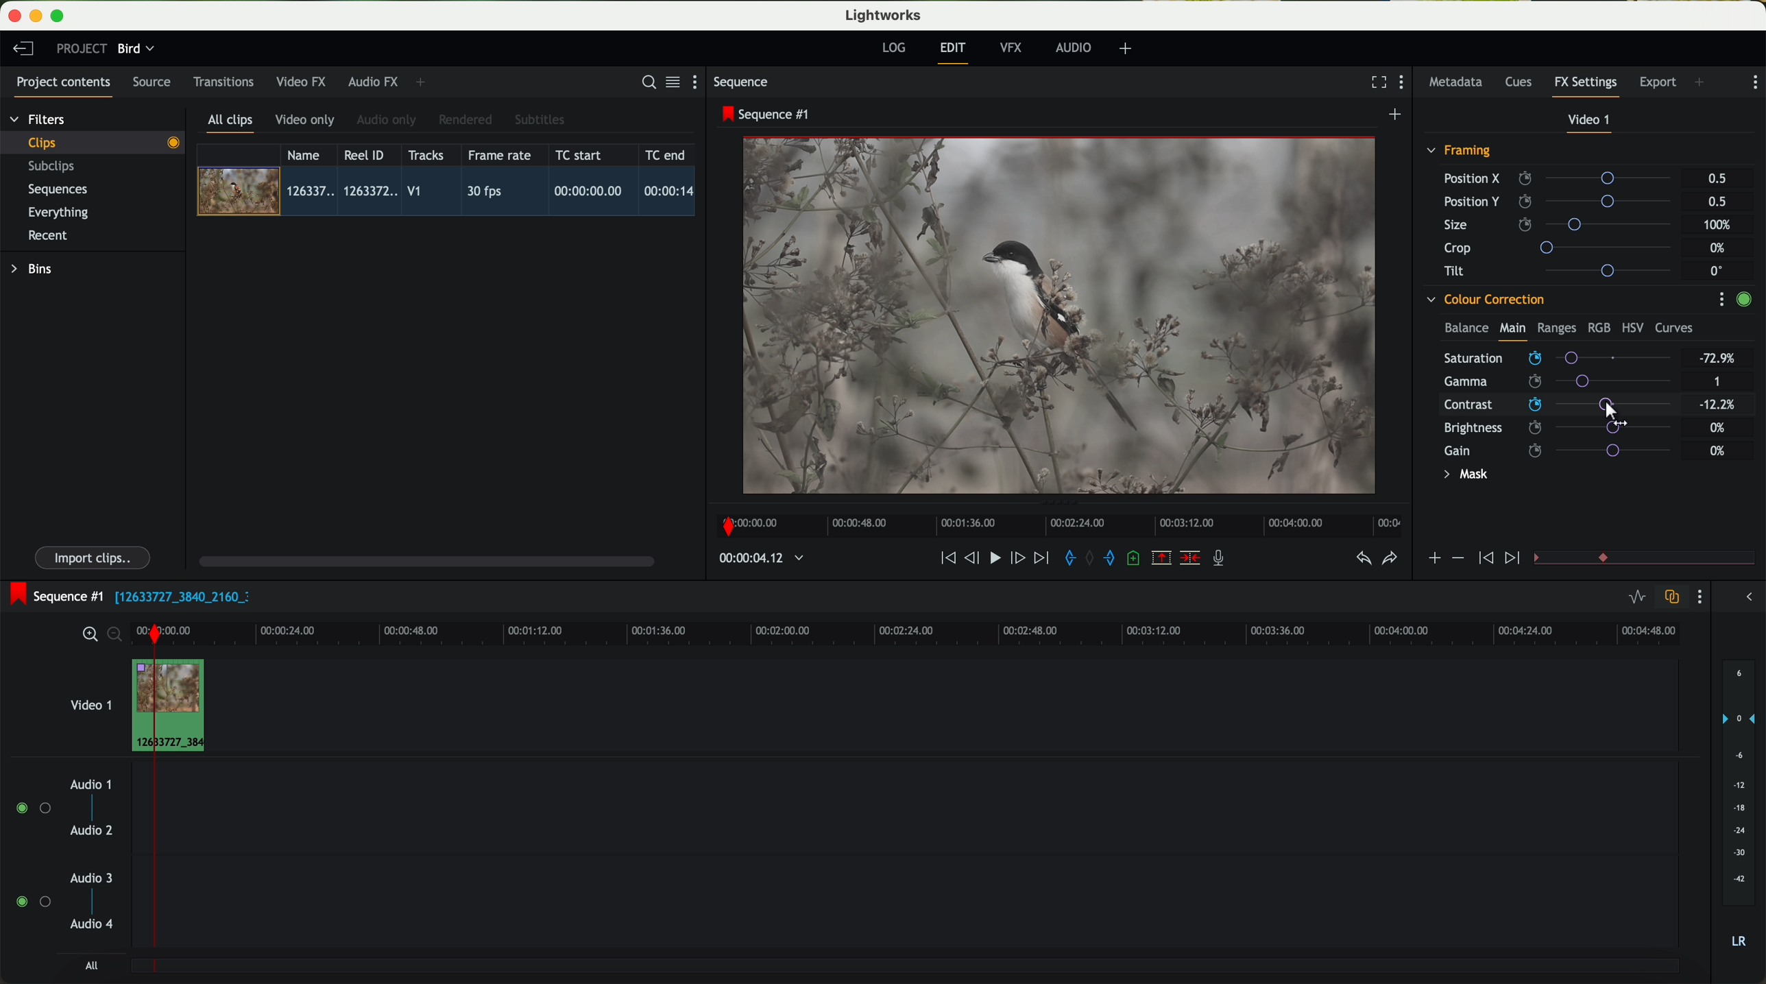  Describe the element at coordinates (93, 142) in the screenshot. I see `clips` at that location.